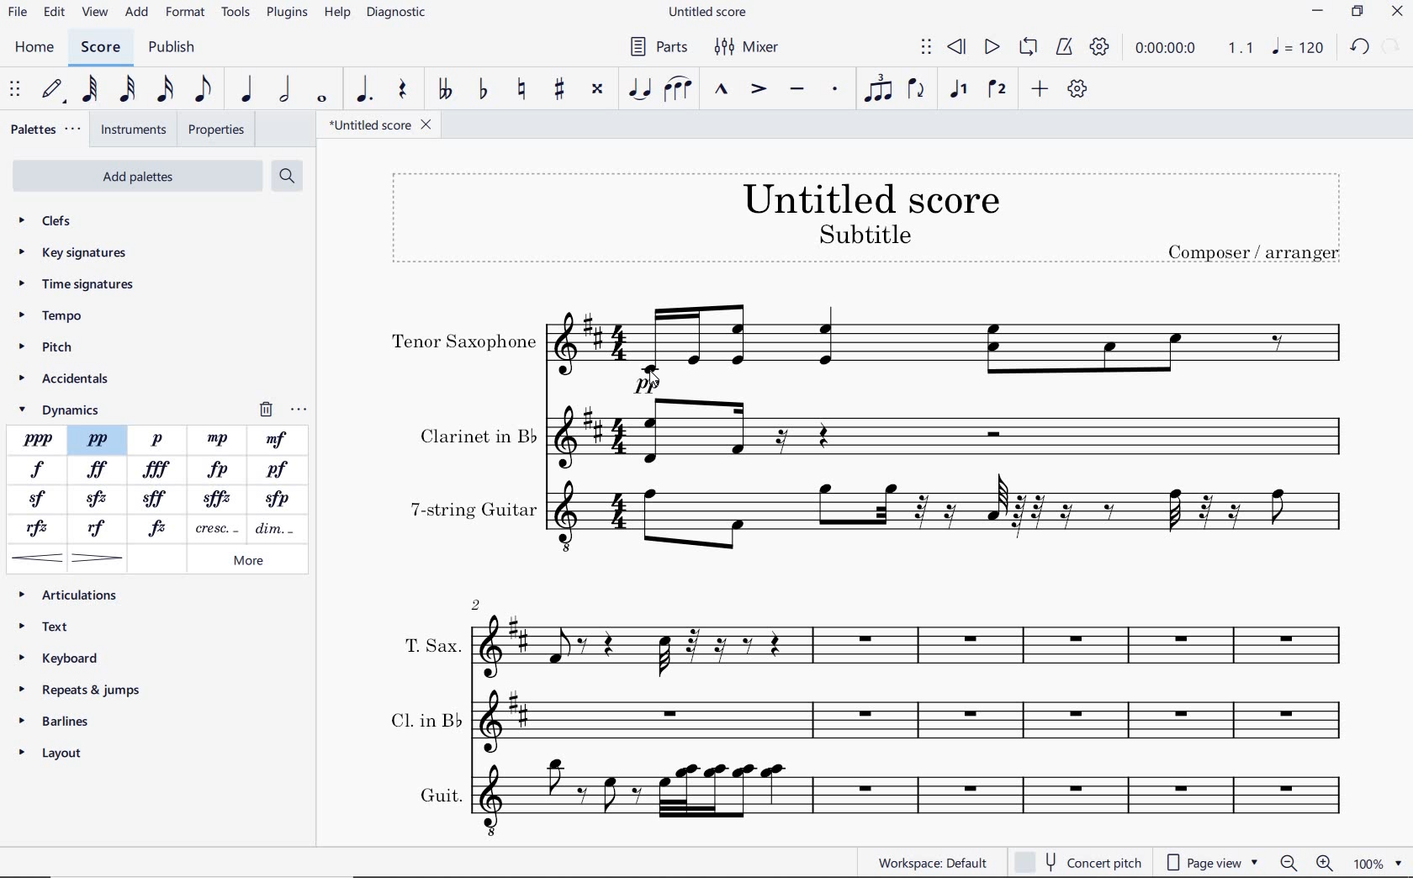 This screenshot has width=1413, height=878. Describe the element at coordinates (66, 220) in the screenshot. I see `clefs` at that location.